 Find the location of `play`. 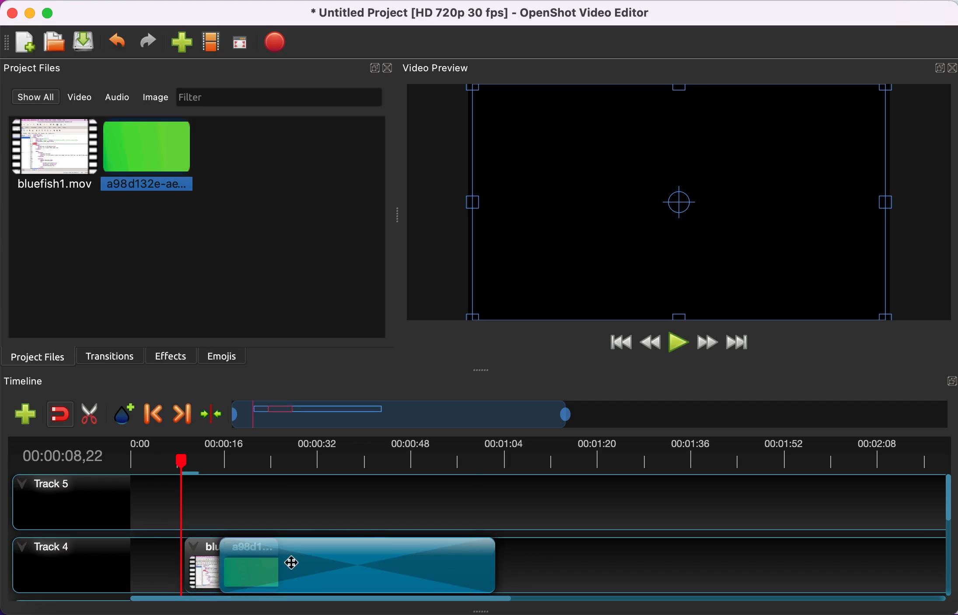

play is located at coordinates (680, 343).